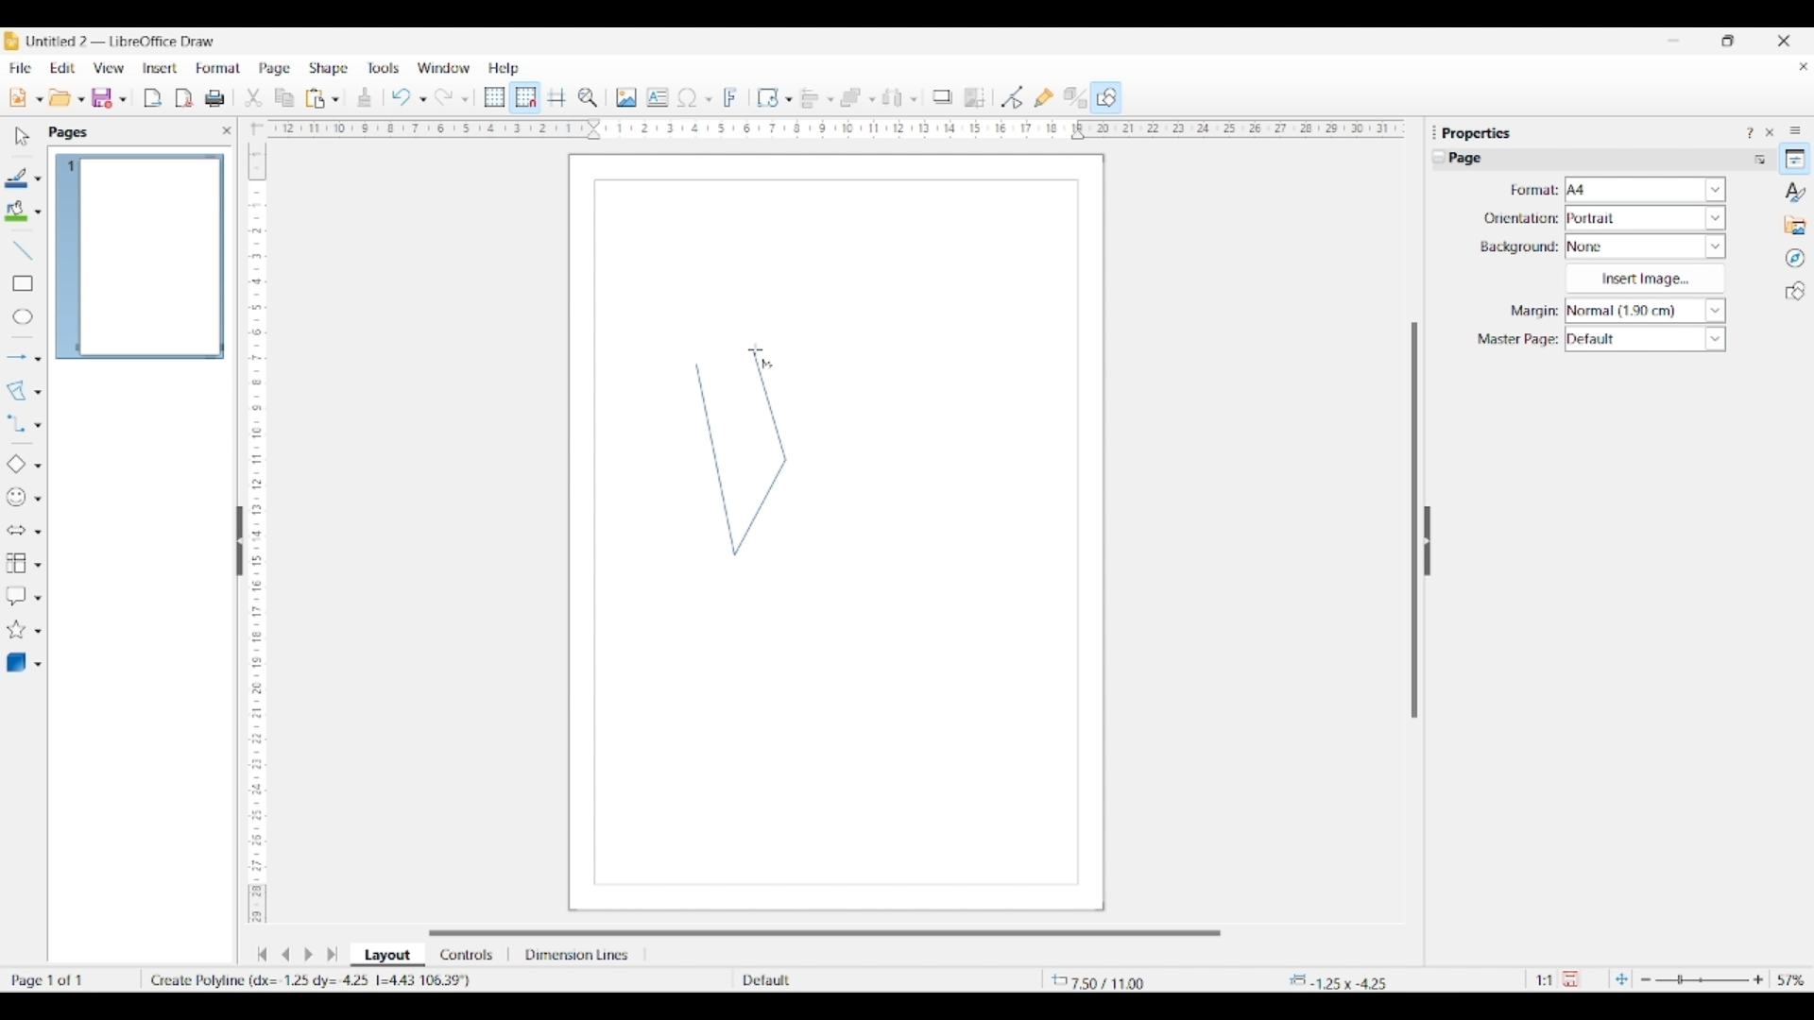  Describe the element at coordinates (23, 316) in the screenshot. I see `Ellipse` at that location.